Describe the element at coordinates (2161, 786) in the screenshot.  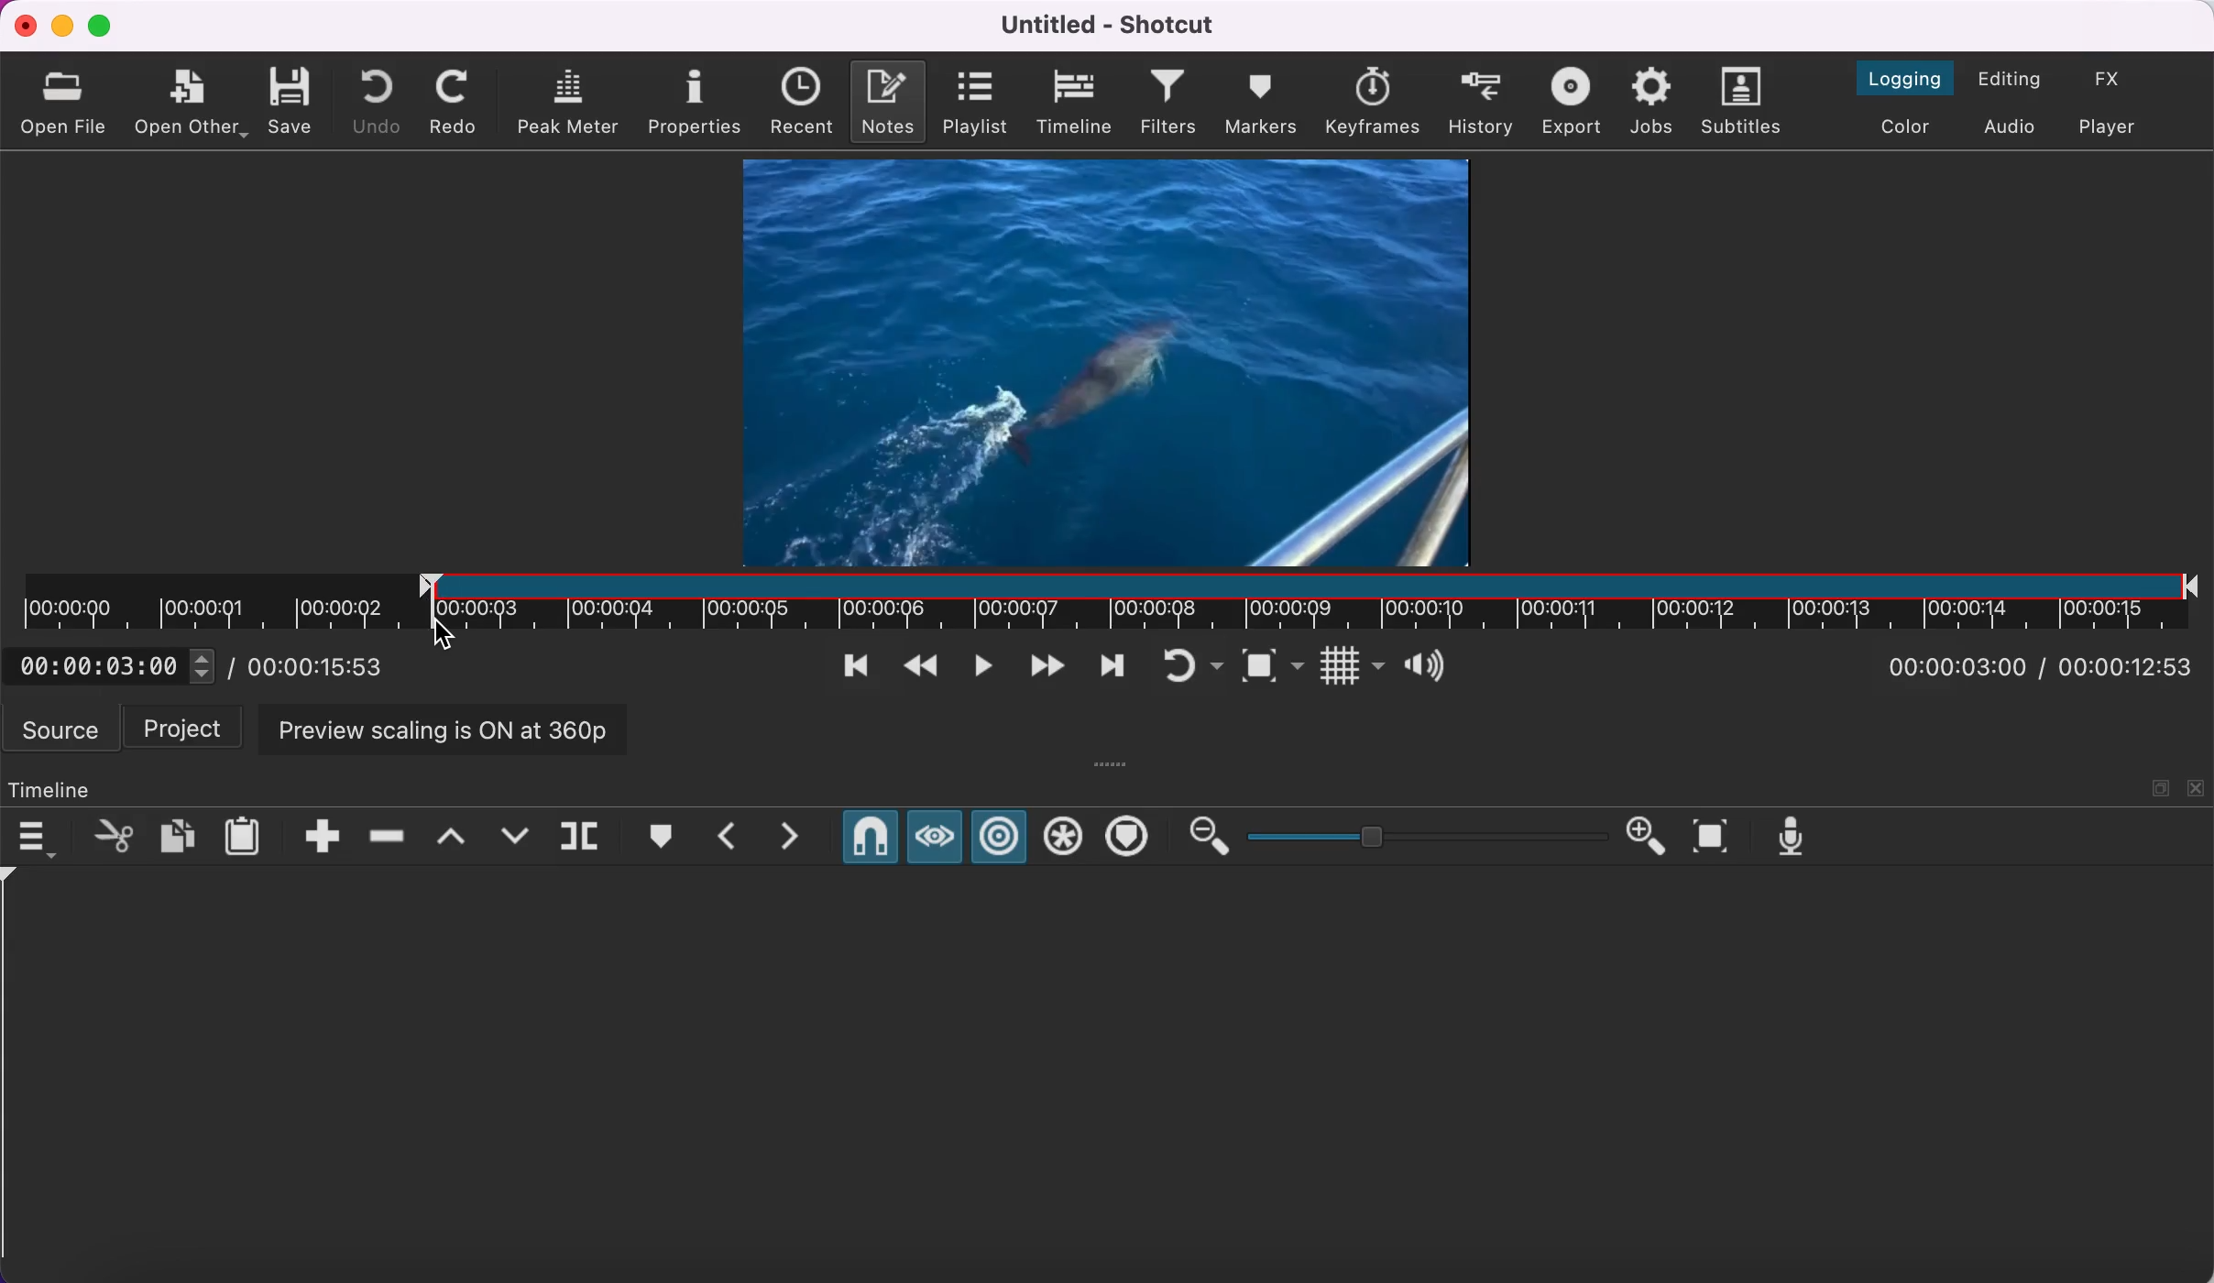
I see `maximize` at that location.